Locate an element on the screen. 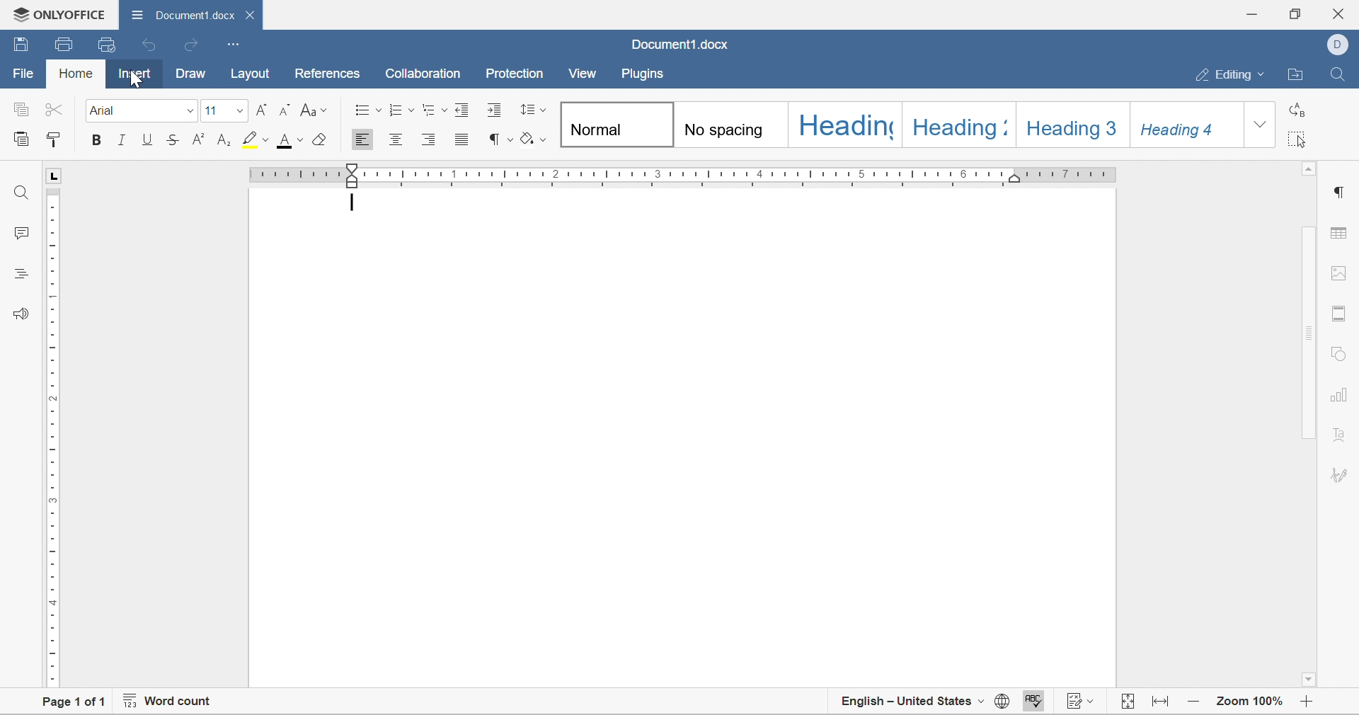 The image size is (1359, 715). ONLYOFFICE is located at coordinates (57, 13).